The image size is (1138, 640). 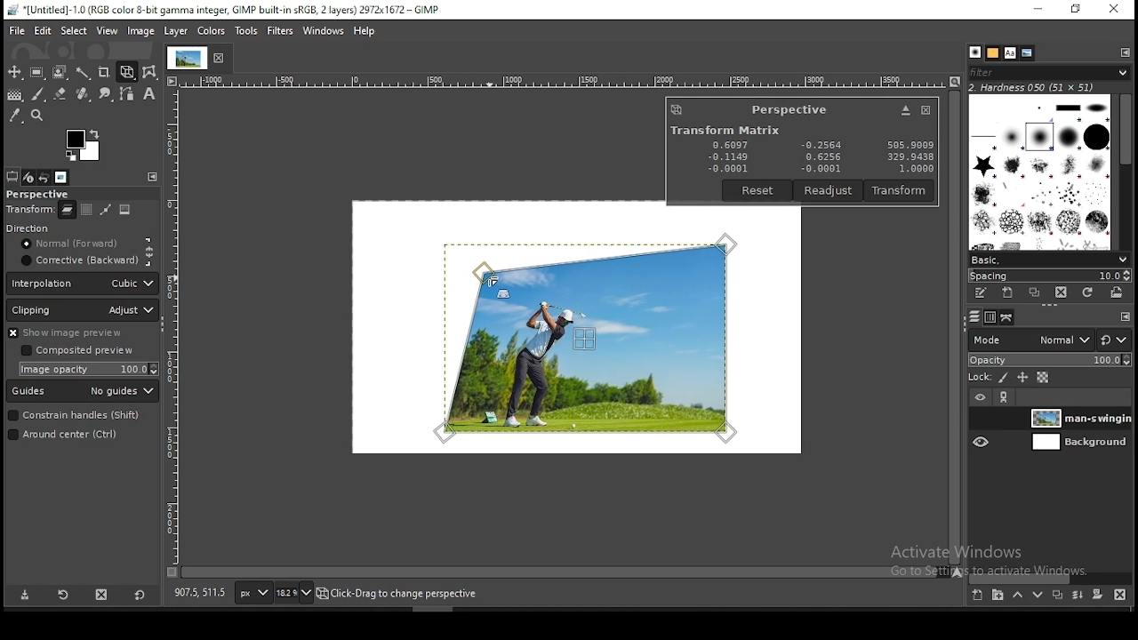 What do you see at coordinates (989, 318) in the screenshot?
I see `channels` at bounding box center [989, 318].